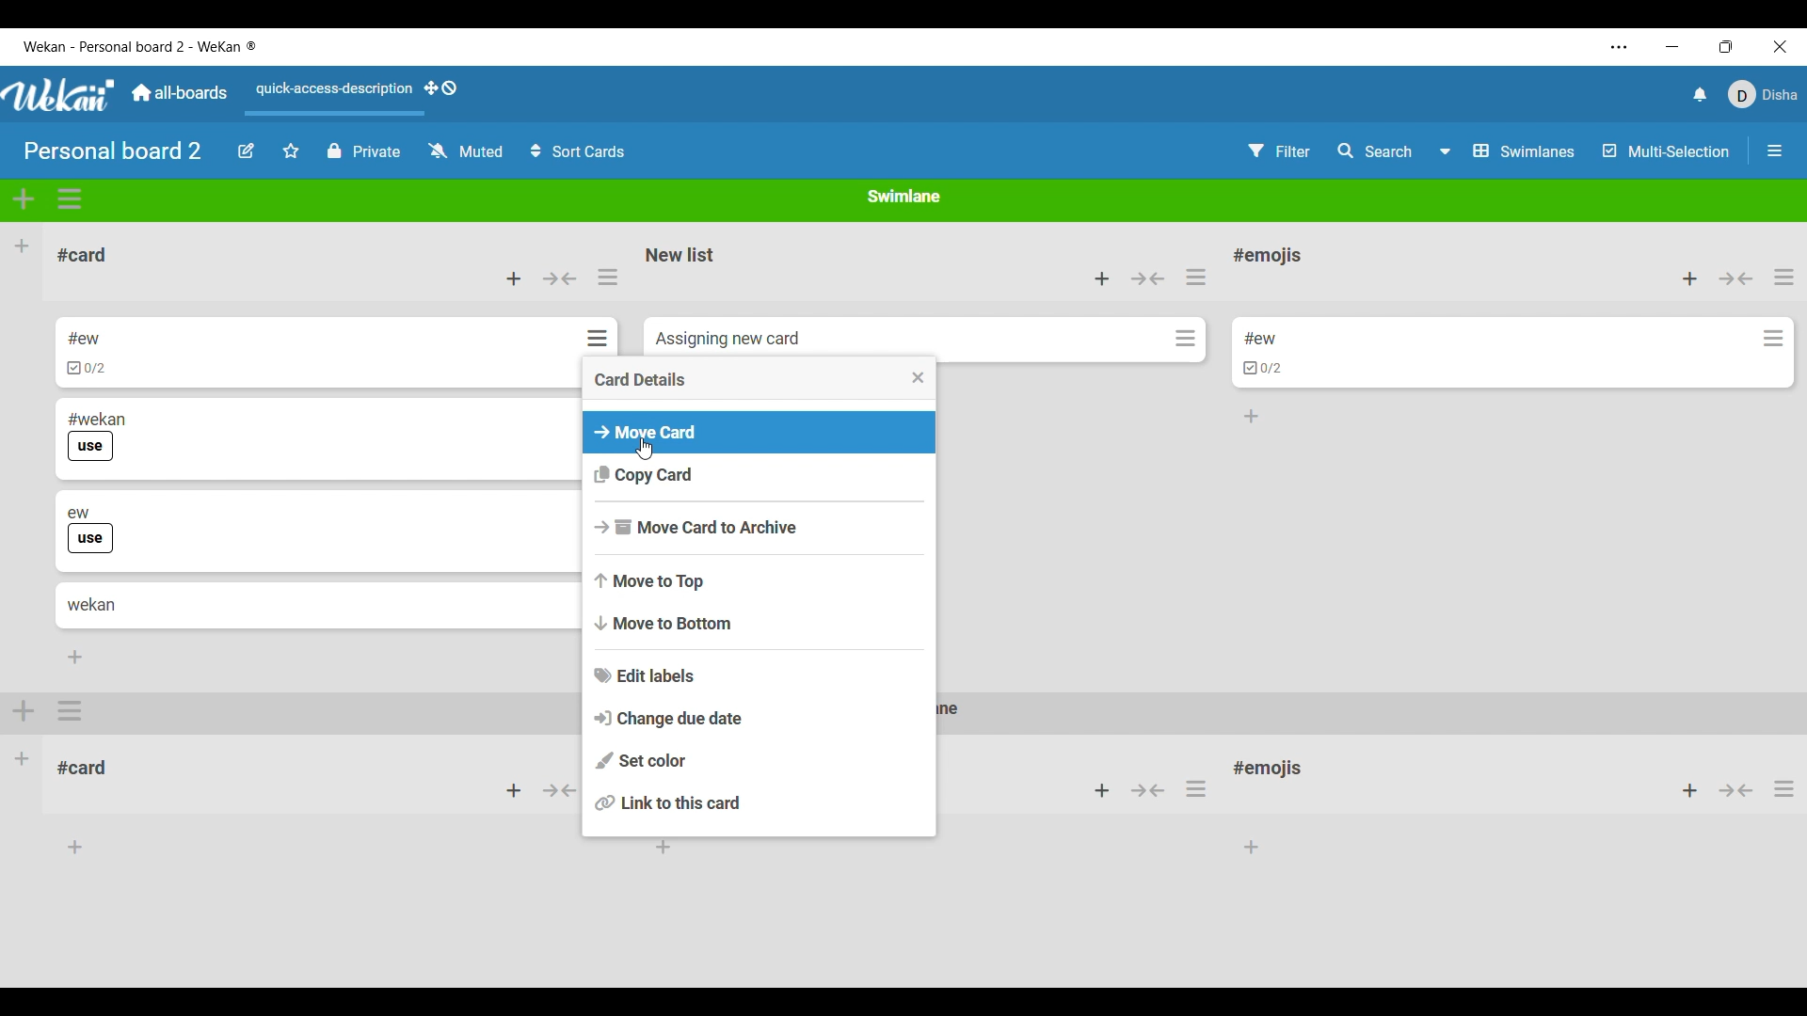  I want to click on Privacy options, so click(363, 151).